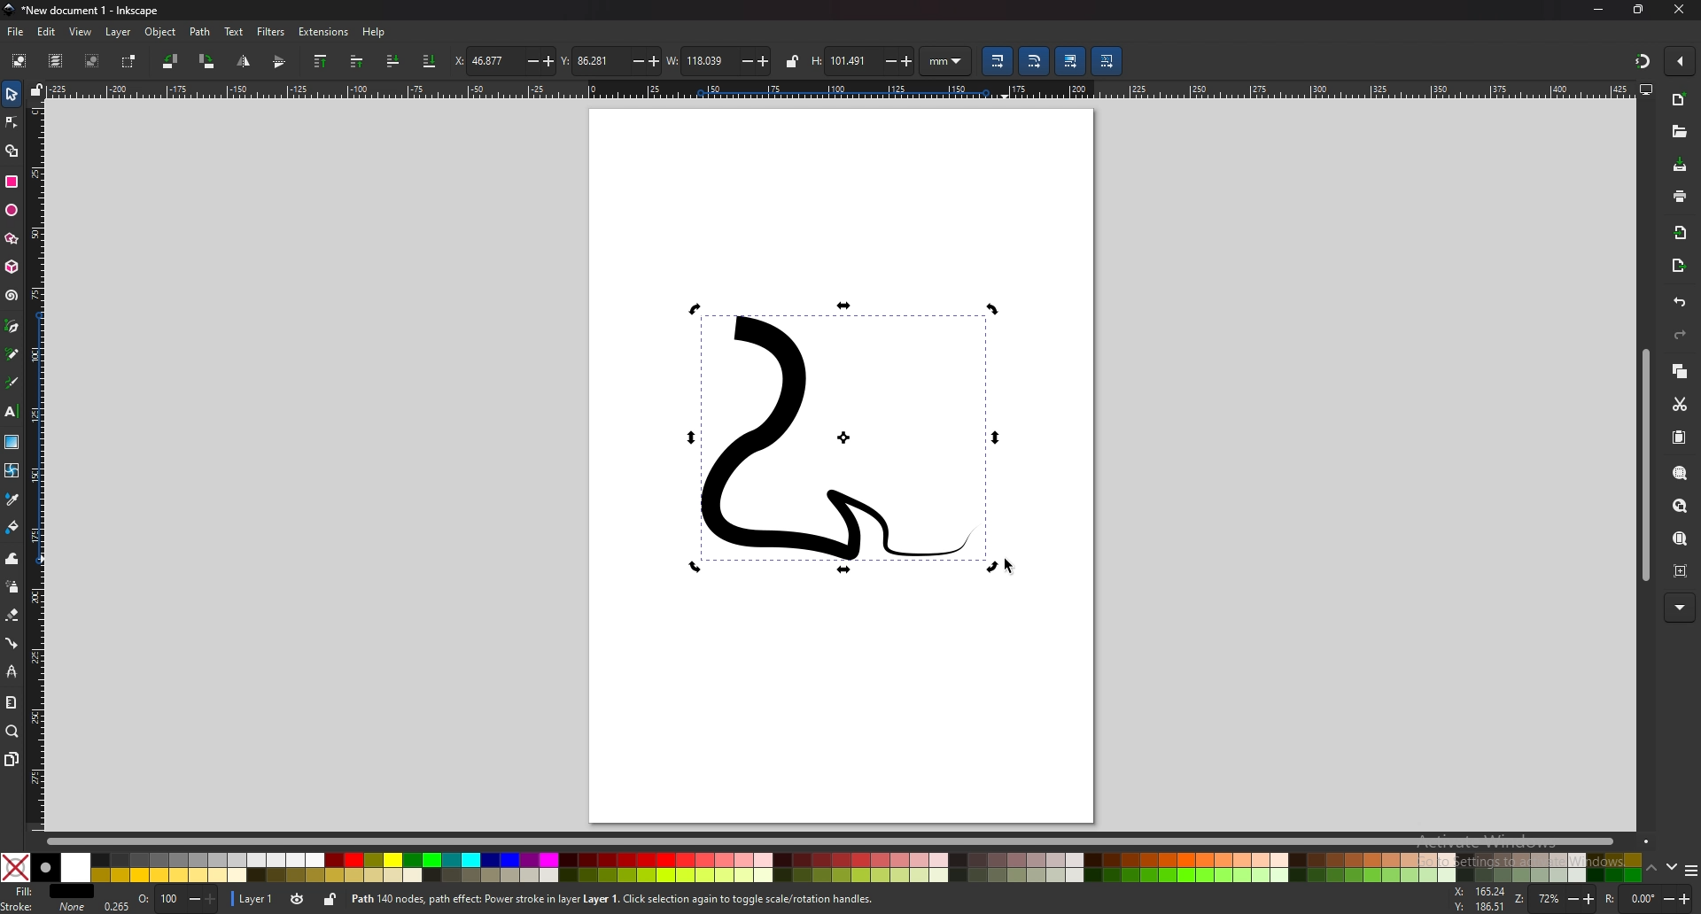  What do you see at coordinates (12, 121) in the screenshot?
I see `nodes` at bounding box center [12, 121].